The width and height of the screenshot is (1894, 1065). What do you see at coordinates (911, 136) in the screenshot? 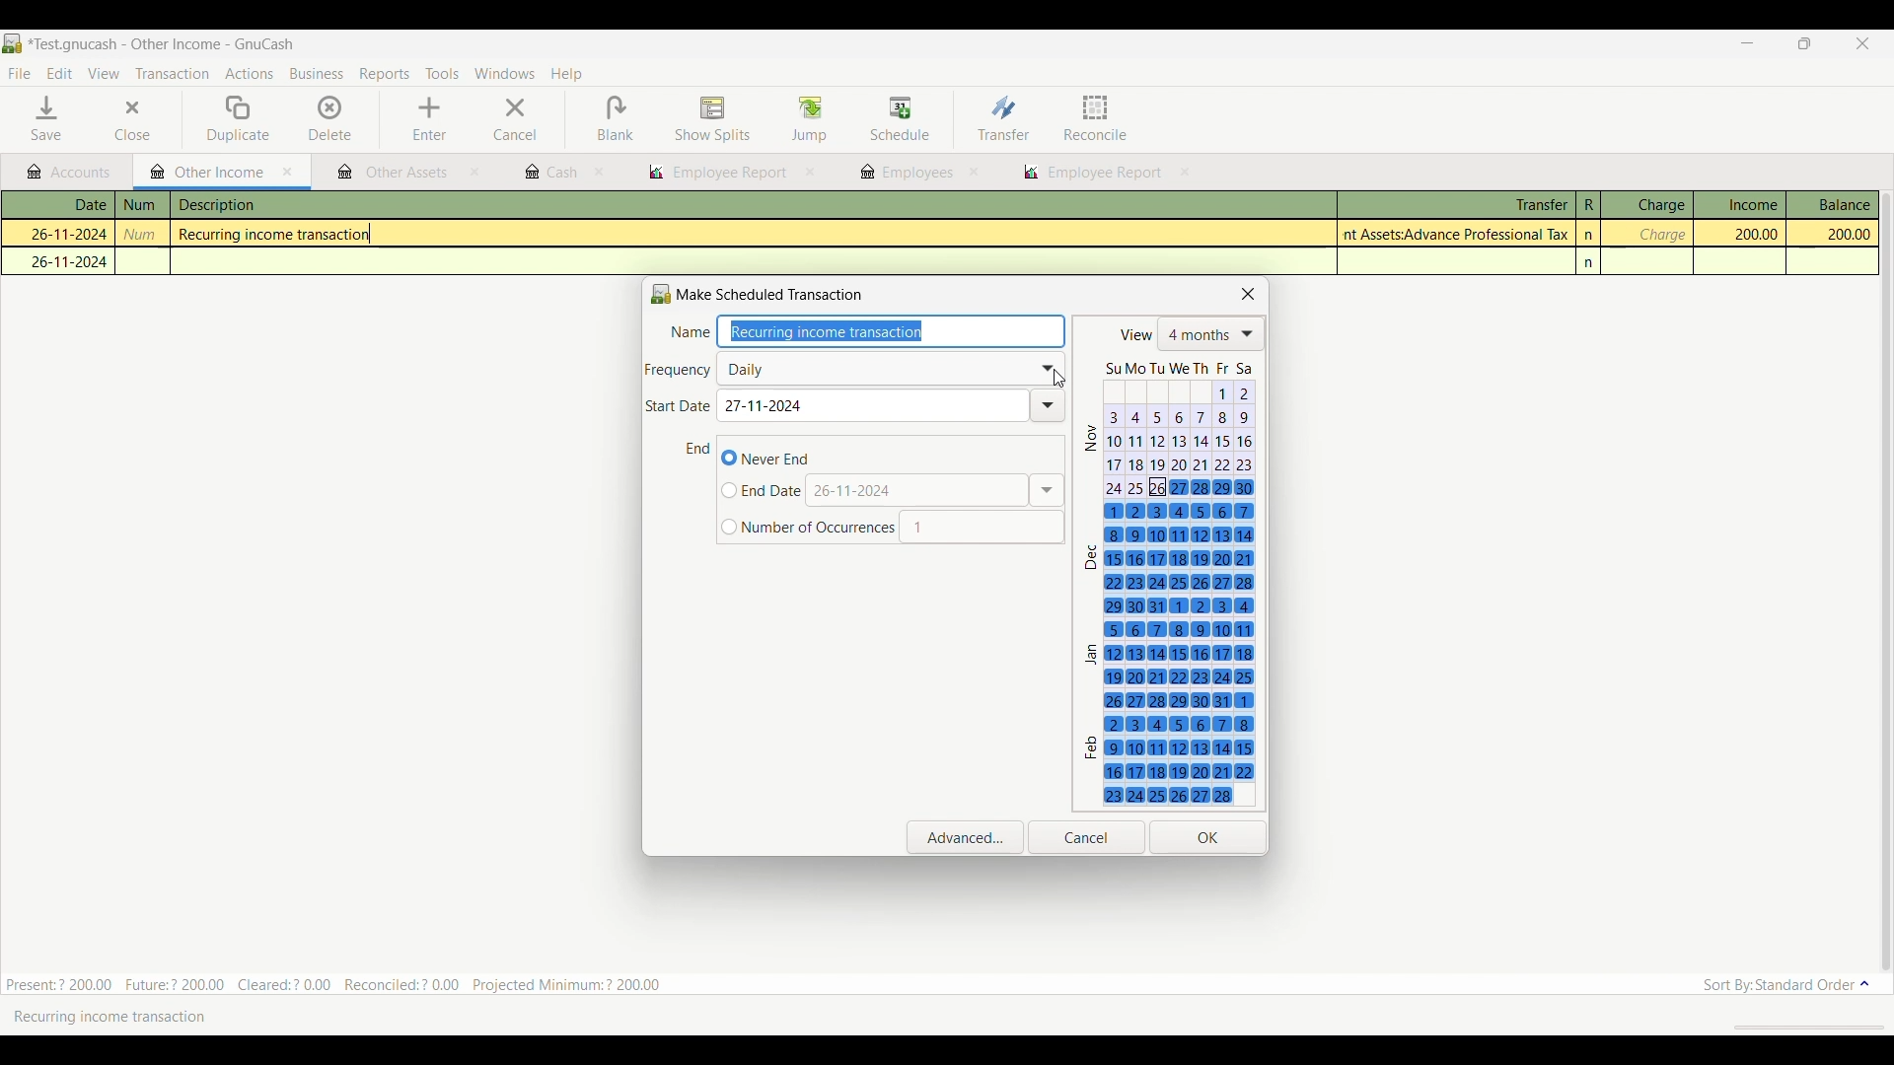
I see `cursor` at bounding box center [911, 136].